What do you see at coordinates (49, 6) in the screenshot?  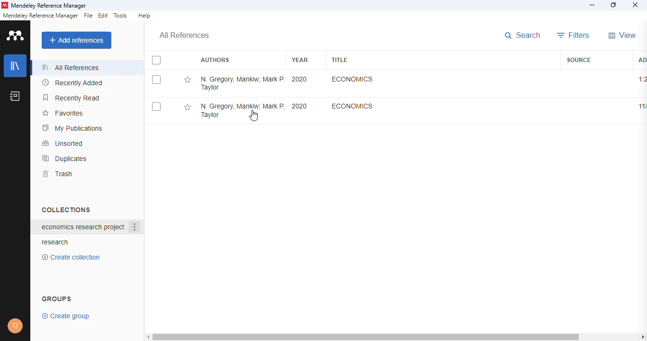 I see `mendeley reference manager` at bounding box center [49, 6].